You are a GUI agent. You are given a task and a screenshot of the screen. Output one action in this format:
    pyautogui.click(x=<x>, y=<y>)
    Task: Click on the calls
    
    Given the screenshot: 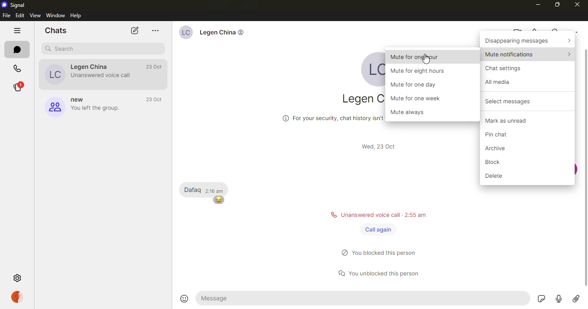 What is the action you would take?
    pyautogui.click(x=17, y=69)
    